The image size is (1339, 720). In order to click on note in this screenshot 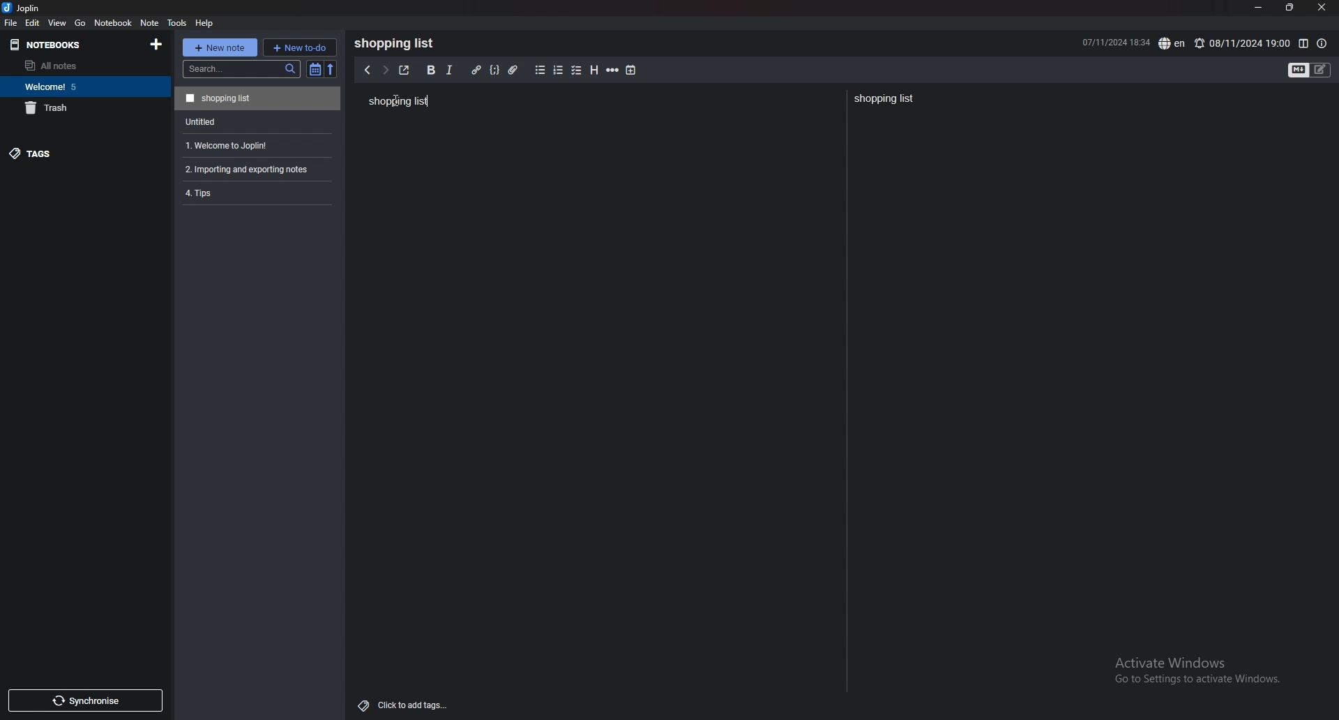, I will do `click(151, 23)`.